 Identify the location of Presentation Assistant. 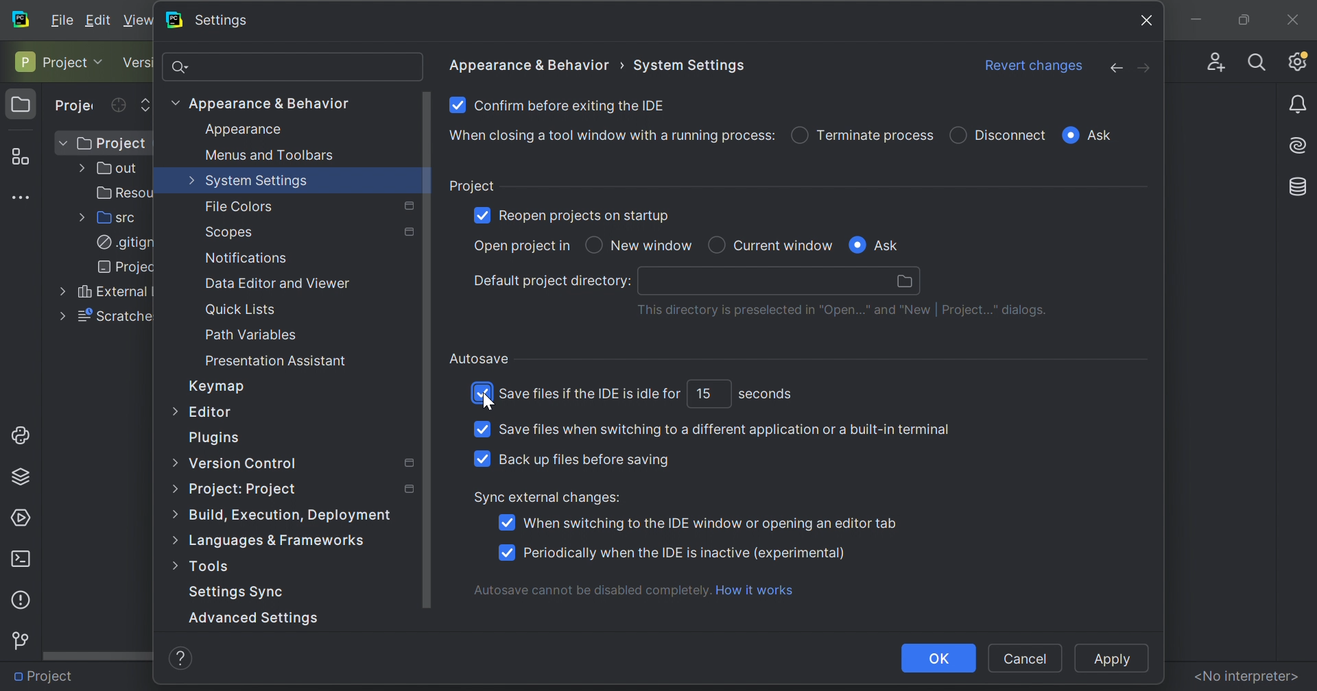
(278, 361).